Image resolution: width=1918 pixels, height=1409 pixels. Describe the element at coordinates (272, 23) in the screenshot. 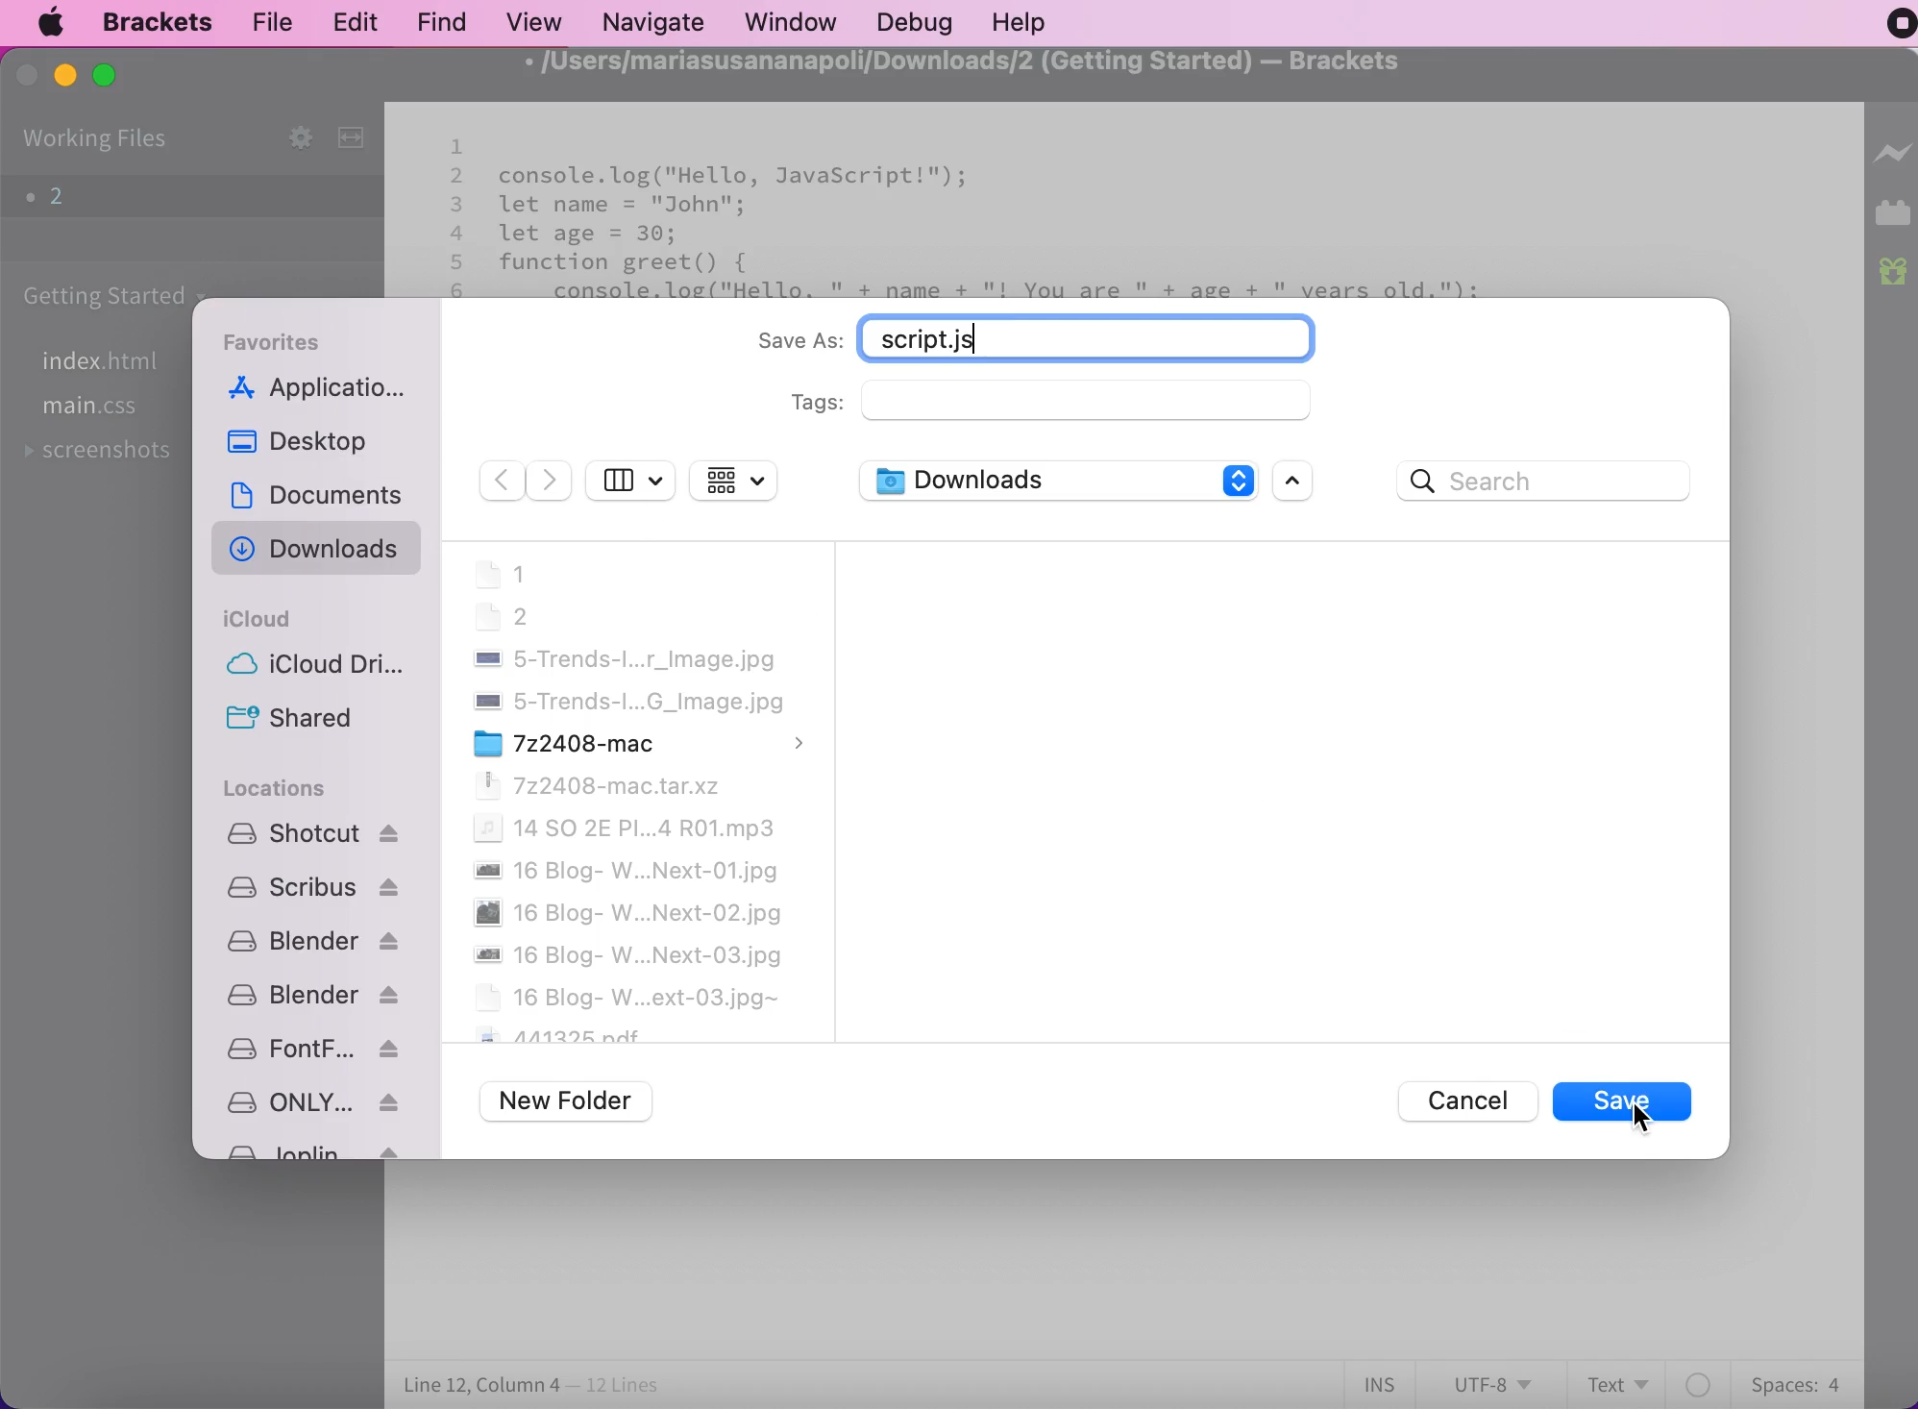

I see `file` at that location.